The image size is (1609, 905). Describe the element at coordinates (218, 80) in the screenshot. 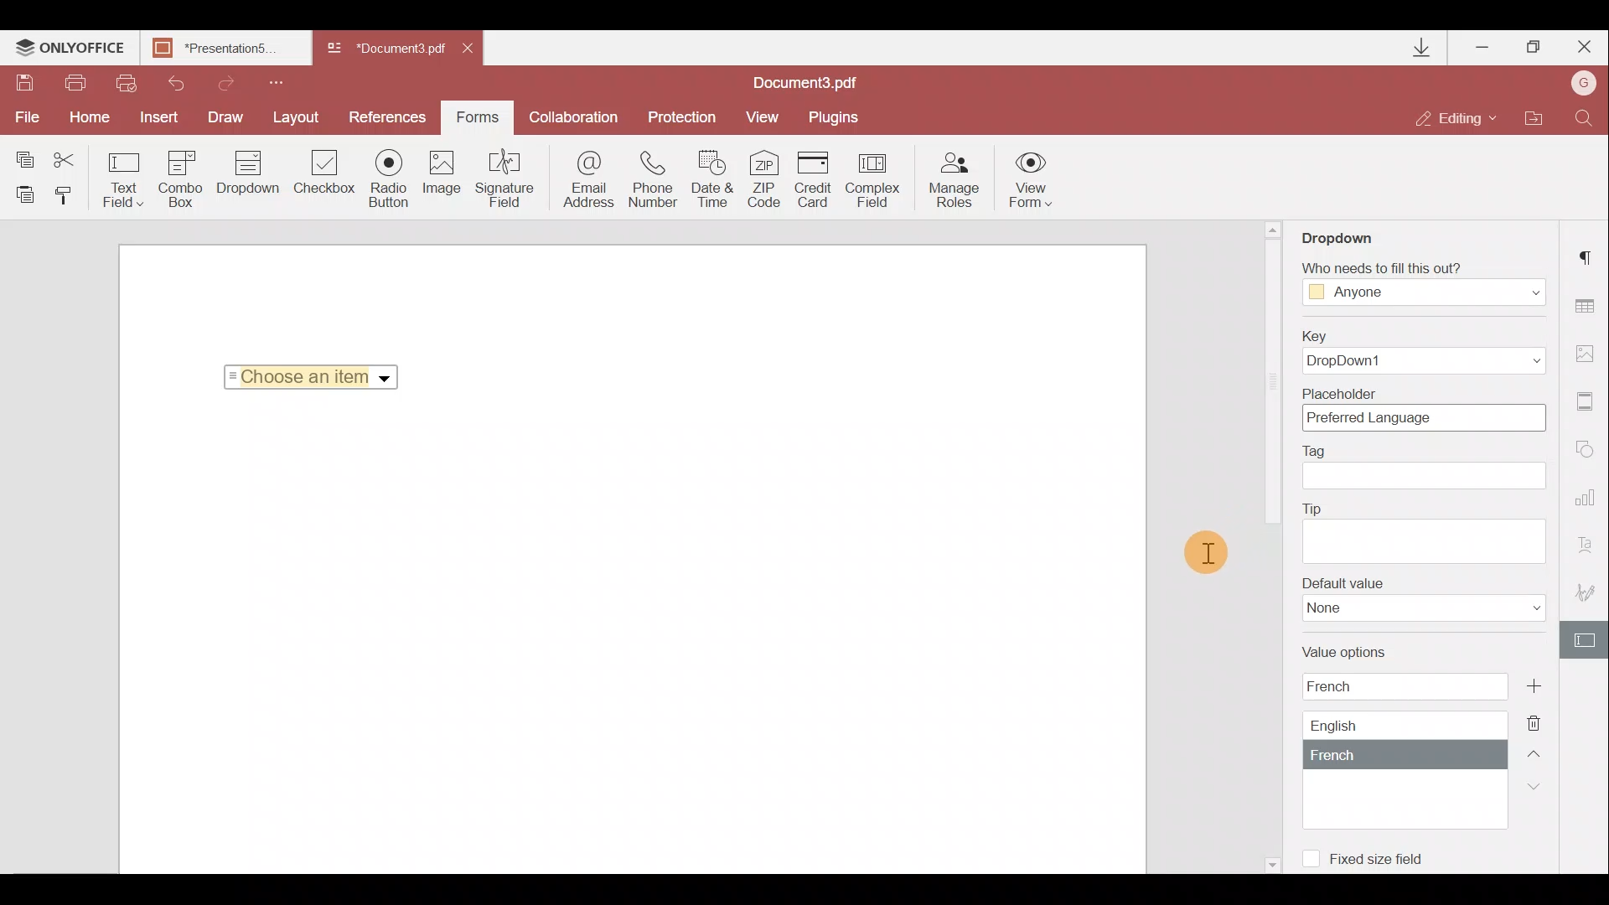

I see `Redo` at that location.